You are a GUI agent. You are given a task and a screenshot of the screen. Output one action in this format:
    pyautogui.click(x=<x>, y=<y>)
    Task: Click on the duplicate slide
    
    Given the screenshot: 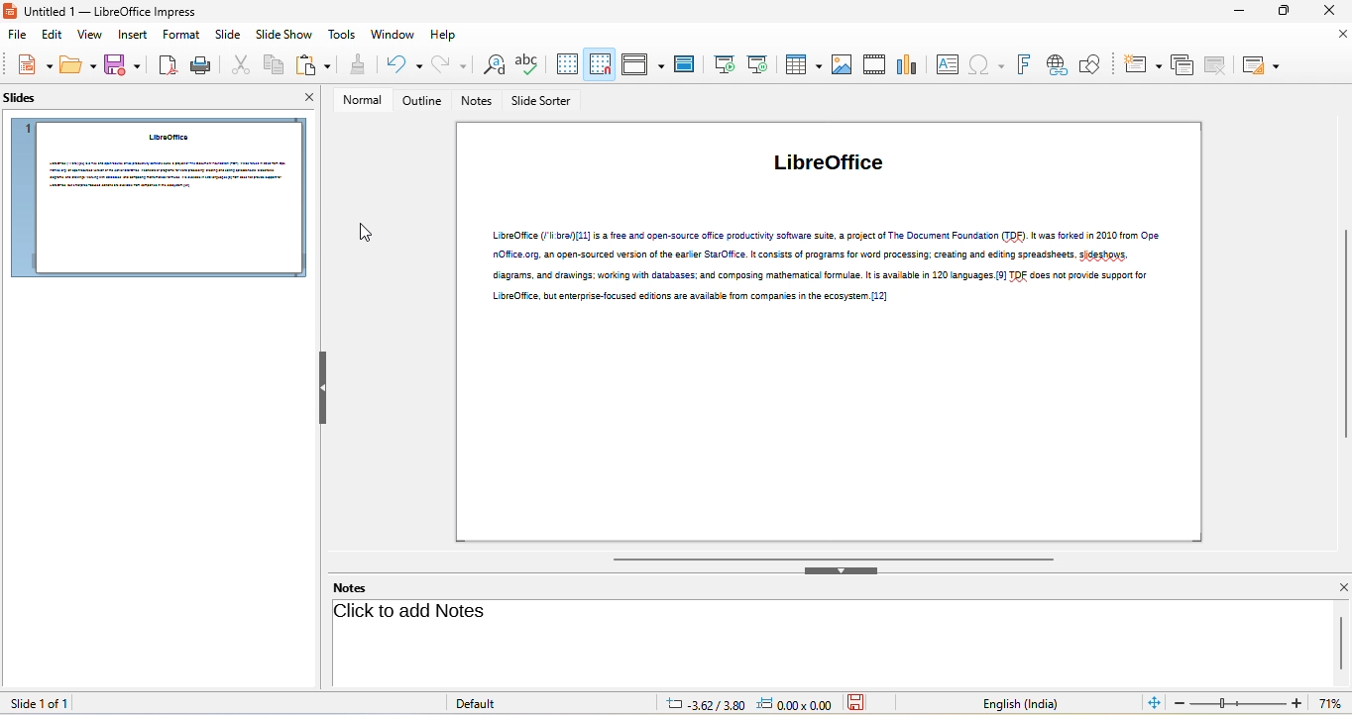 What is the action you would take?
    pyautogui.click(x=1184, y=65)
    